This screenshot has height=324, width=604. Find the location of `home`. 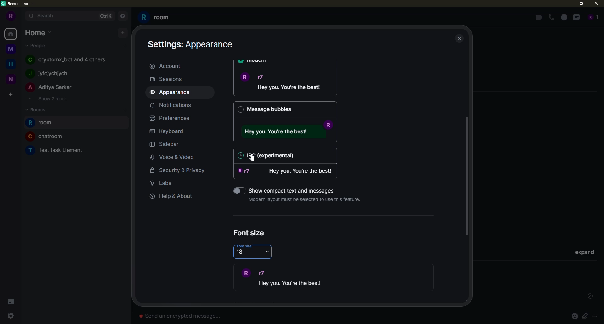

home is located at coordinates (12, 34).